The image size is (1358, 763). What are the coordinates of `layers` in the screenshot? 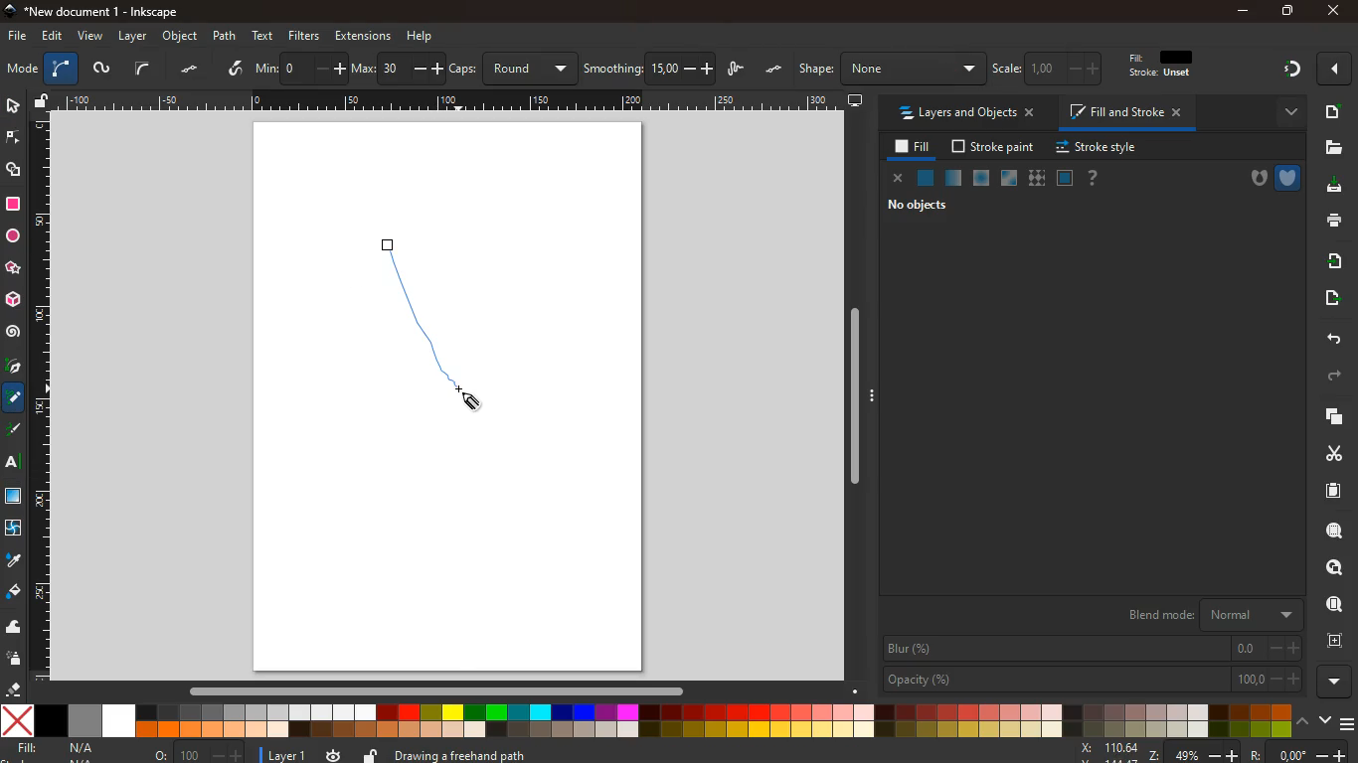 It's located at (1327, 416).